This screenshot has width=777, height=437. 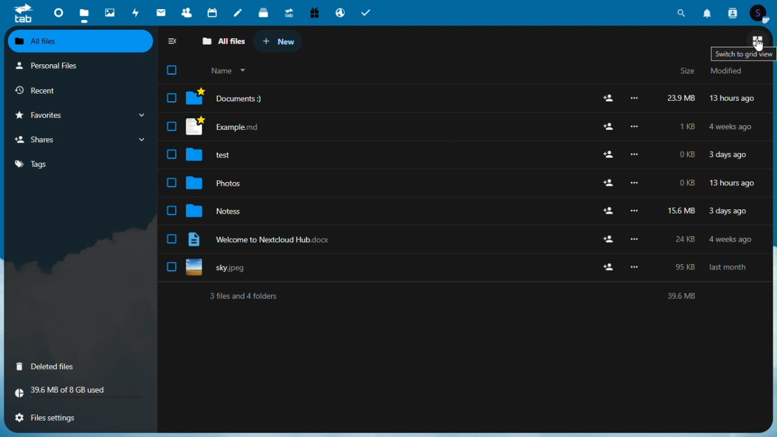 I want to click on , so click(x=638, y=239).